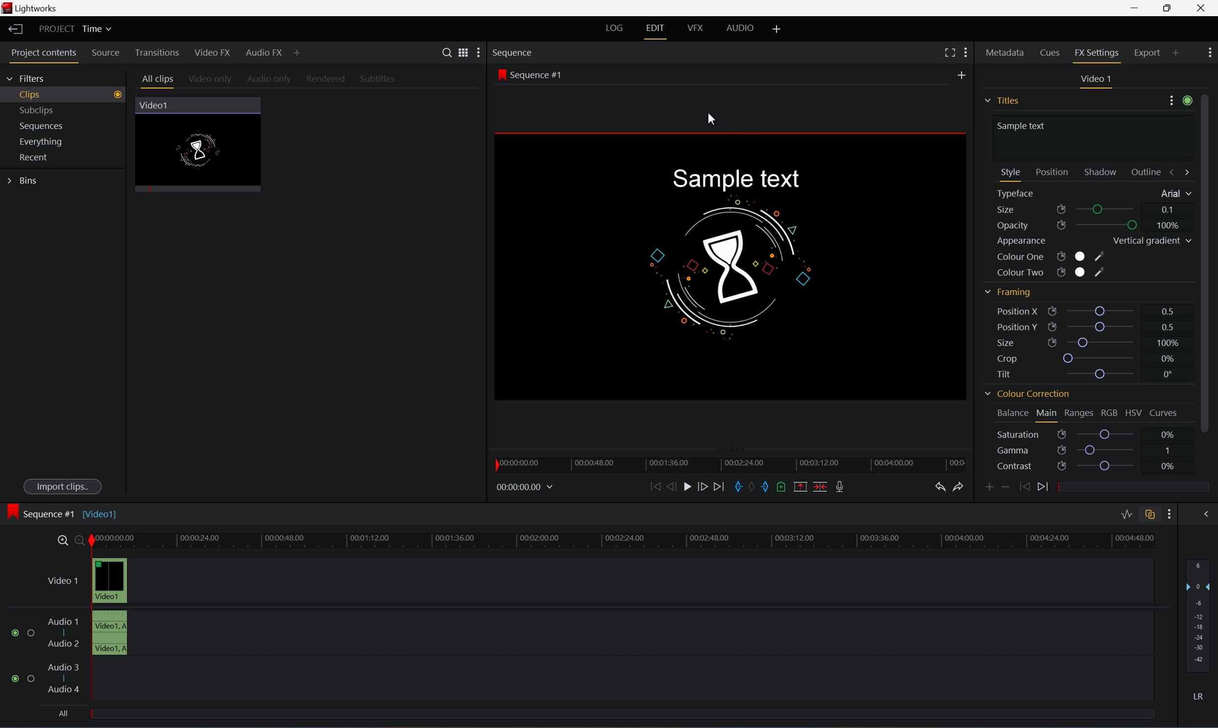 This screenshot has height=728, width=1218. What do you see at coordinates (1048, 272) in the screenshot?
I see `colour two` at bounding box center [1048, 272].